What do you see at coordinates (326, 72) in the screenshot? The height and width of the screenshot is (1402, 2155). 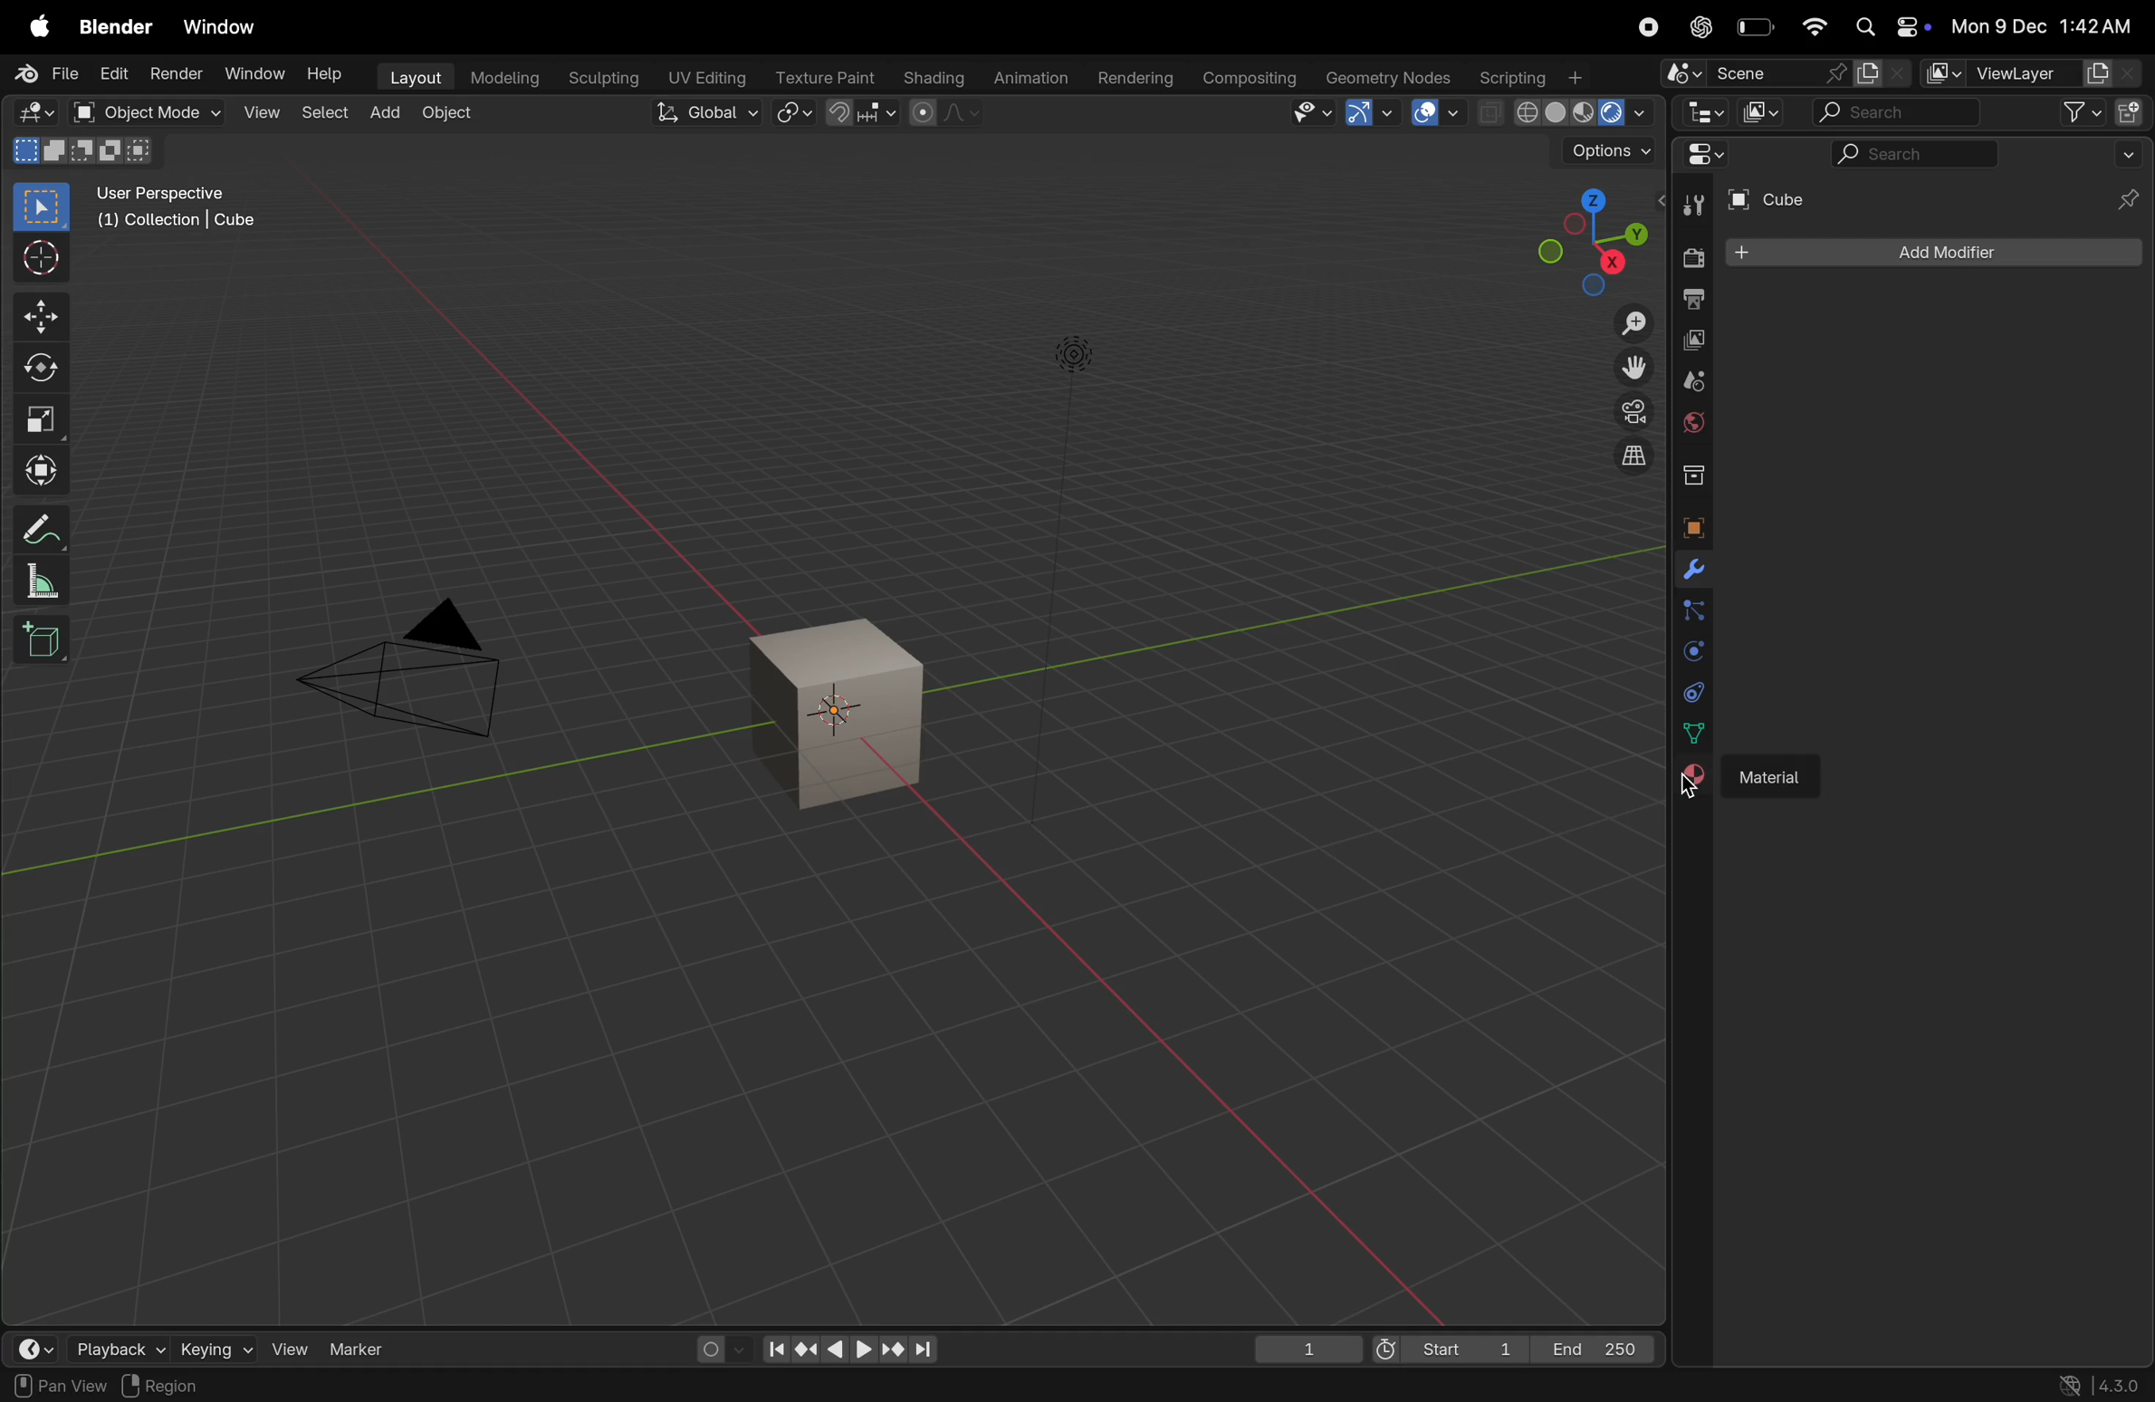 I see `Help` at bounding box center [326, 72].